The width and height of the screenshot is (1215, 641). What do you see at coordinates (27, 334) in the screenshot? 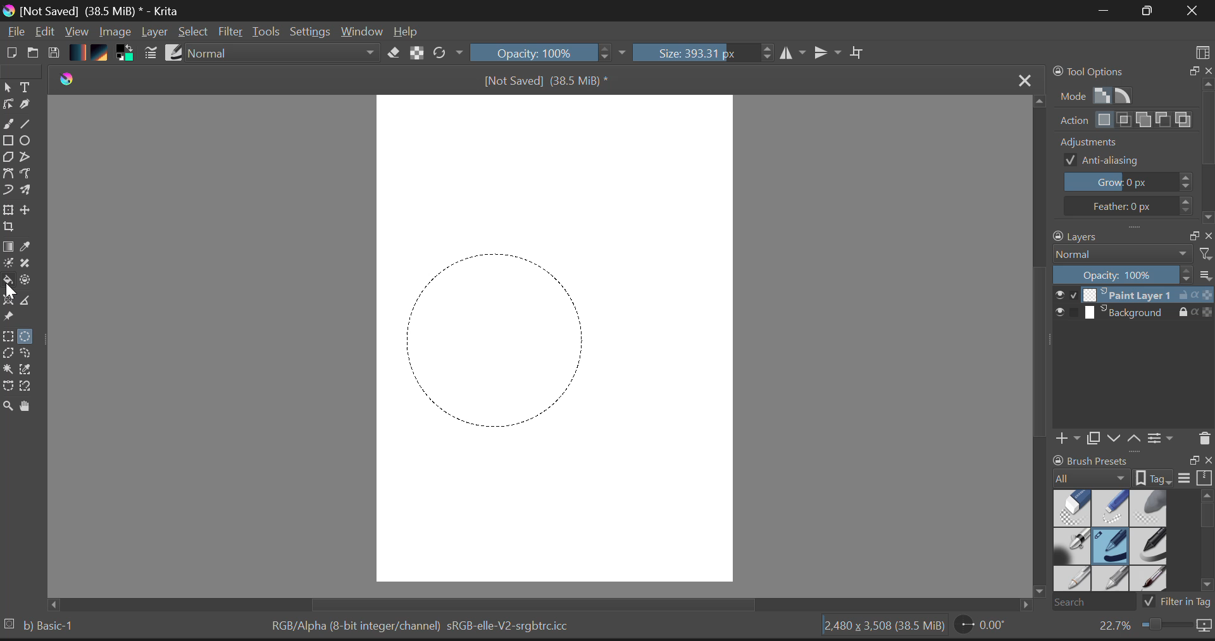
I see `Circular Selection Selected` at bounding box center [27, 334].